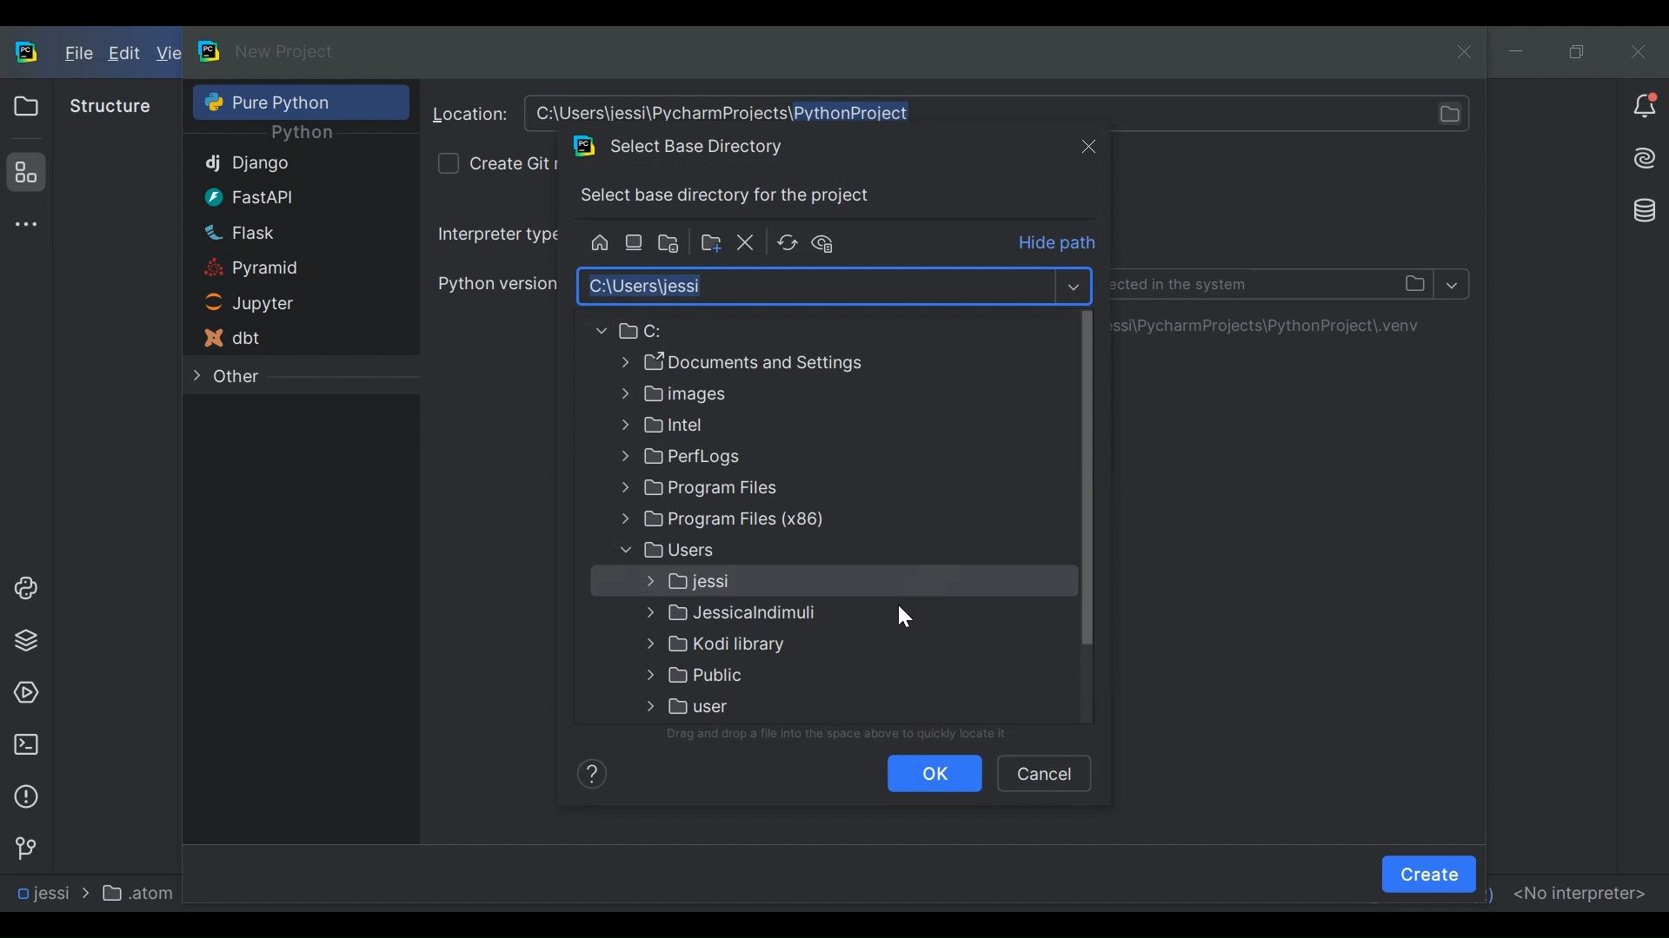  I want to click on , so click(758, 582).